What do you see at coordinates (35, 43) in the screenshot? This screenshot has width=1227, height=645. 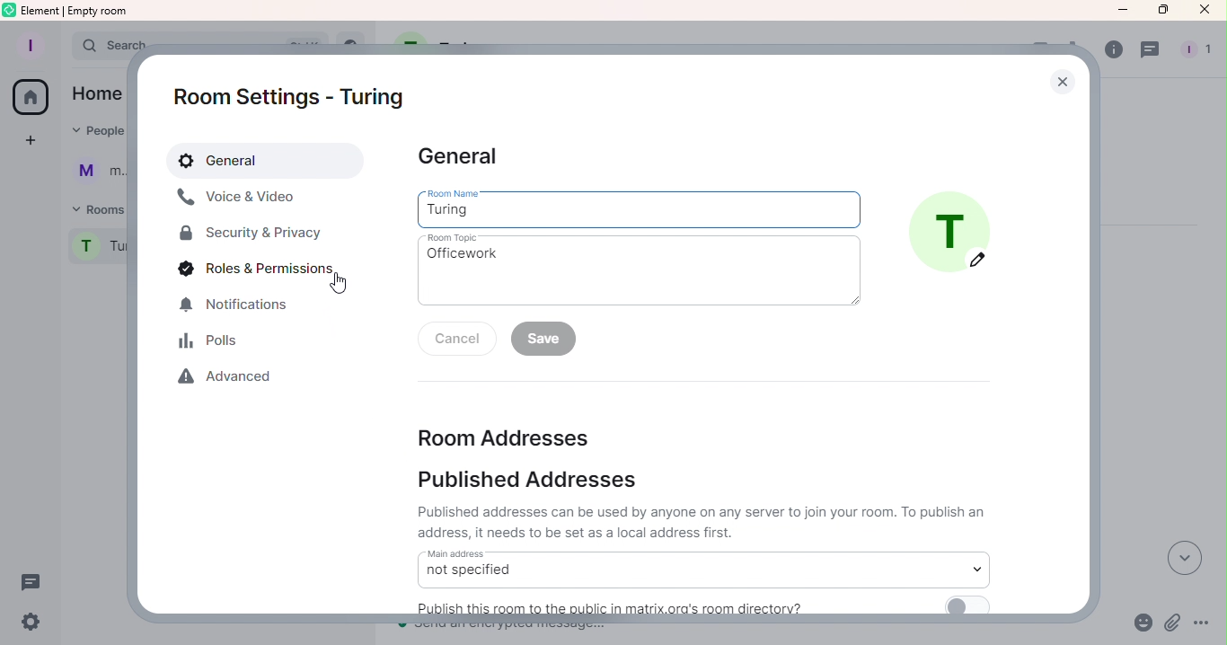 I see `Account` at bounding box center [35, 43].